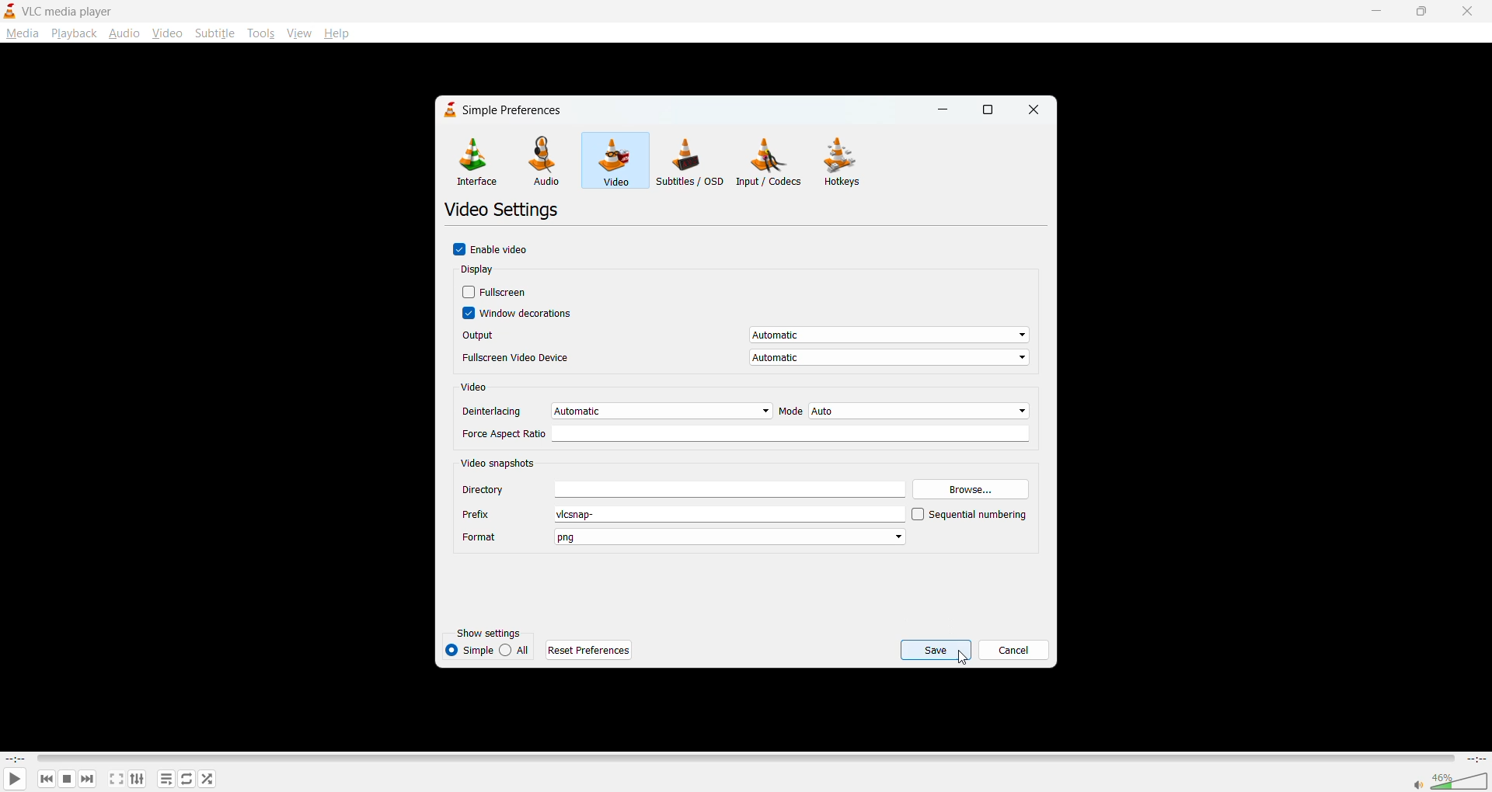 This screenshot has height=792, width=1492. What do you see at coordinates (134, 780) in the screenshot?
I see `settings` at bounding box center [134, 780].